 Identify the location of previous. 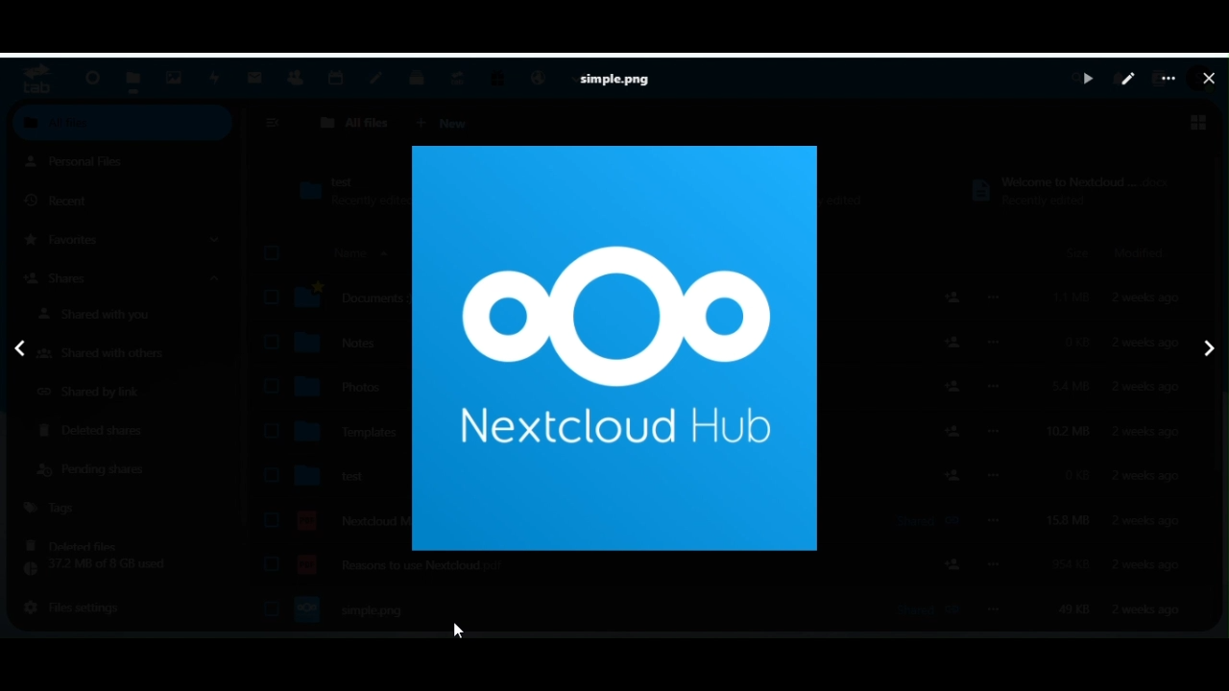
(17, 346).